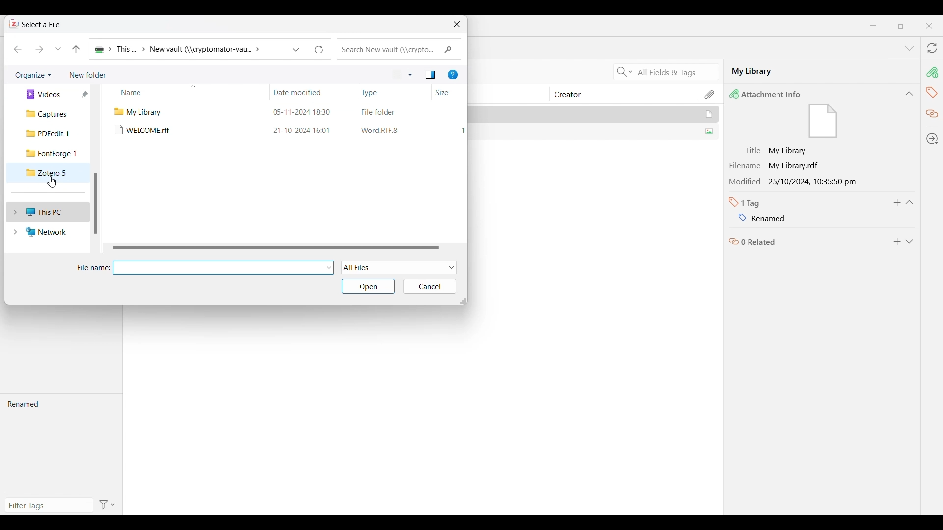 The height and width of the screenshot is (530, 943). Describe the element at coordinates (443, 93) in the screenshot. I see `Size ` at that location.